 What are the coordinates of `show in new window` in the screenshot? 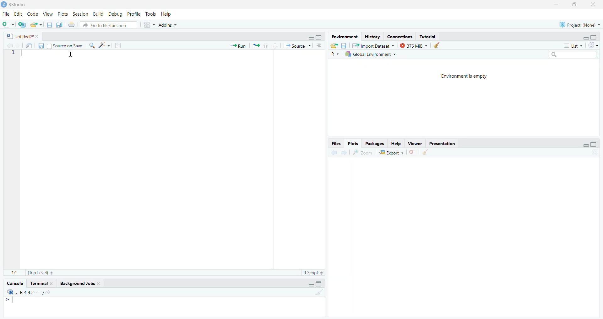 It's located at (30, 46).